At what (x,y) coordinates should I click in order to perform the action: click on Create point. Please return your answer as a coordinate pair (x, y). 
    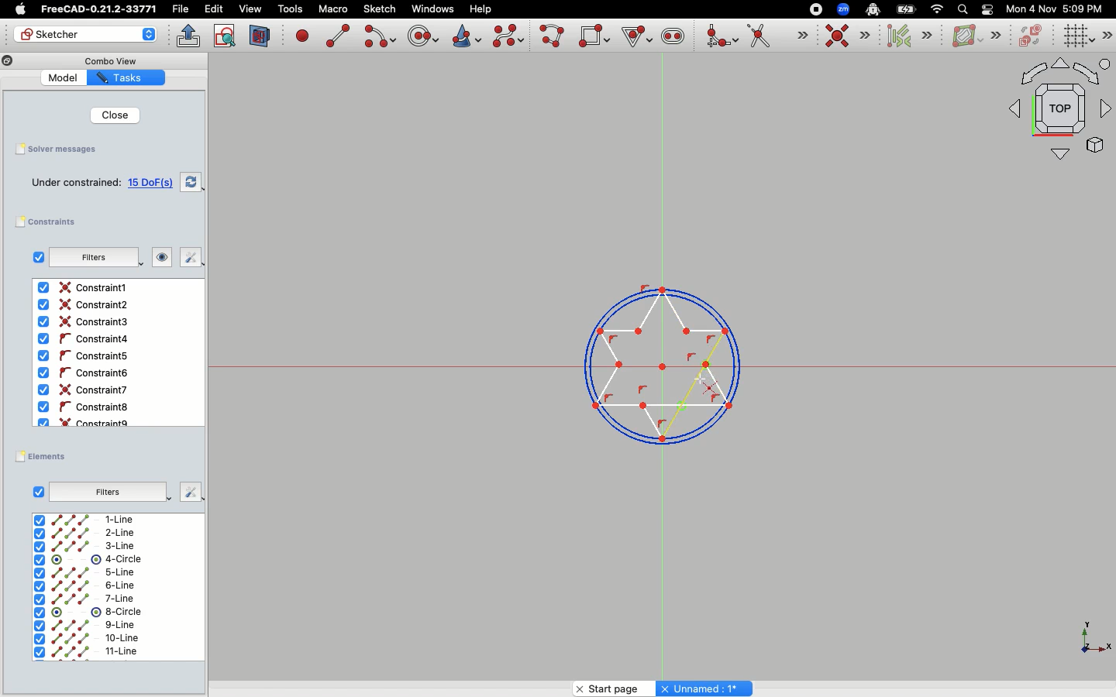
    Looking at the image, I should click on (303, 35).